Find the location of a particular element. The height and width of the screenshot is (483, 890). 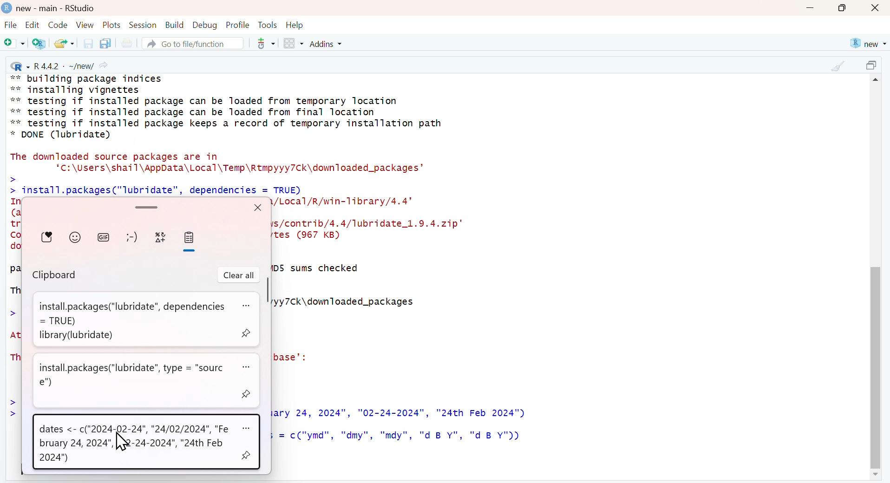

Code is located at coordinates (57, 25).